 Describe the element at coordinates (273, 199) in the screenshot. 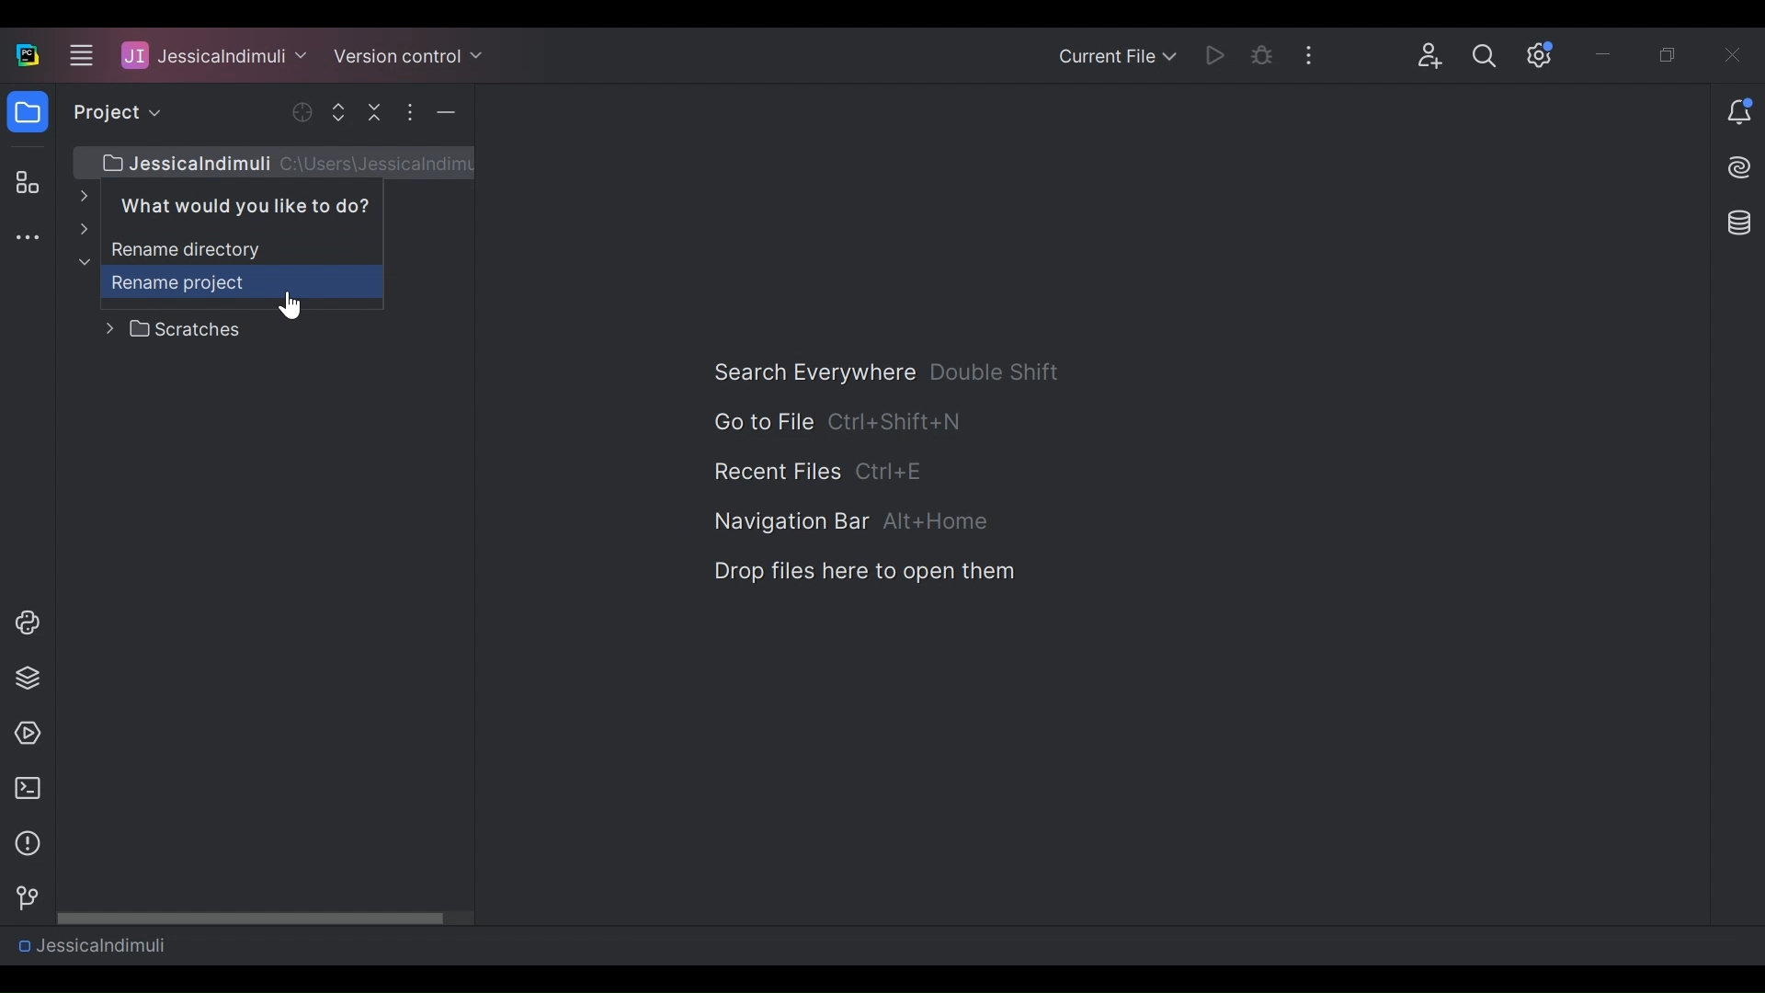

I see `What would you like to do?` at that location.